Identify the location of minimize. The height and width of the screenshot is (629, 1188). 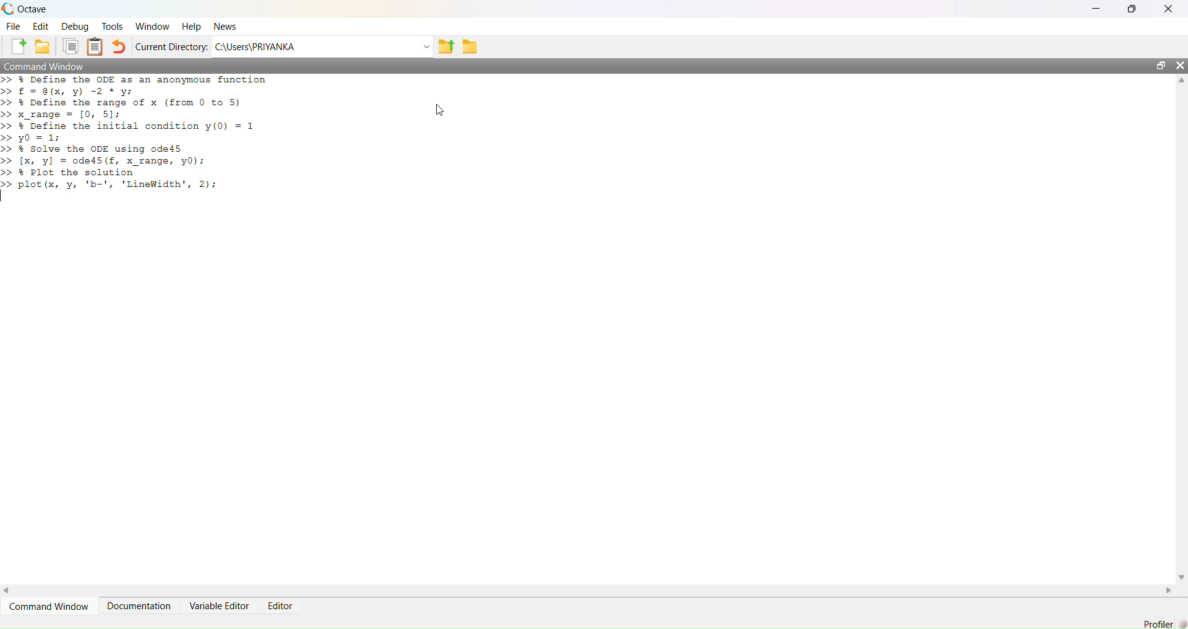
(1096, 9).